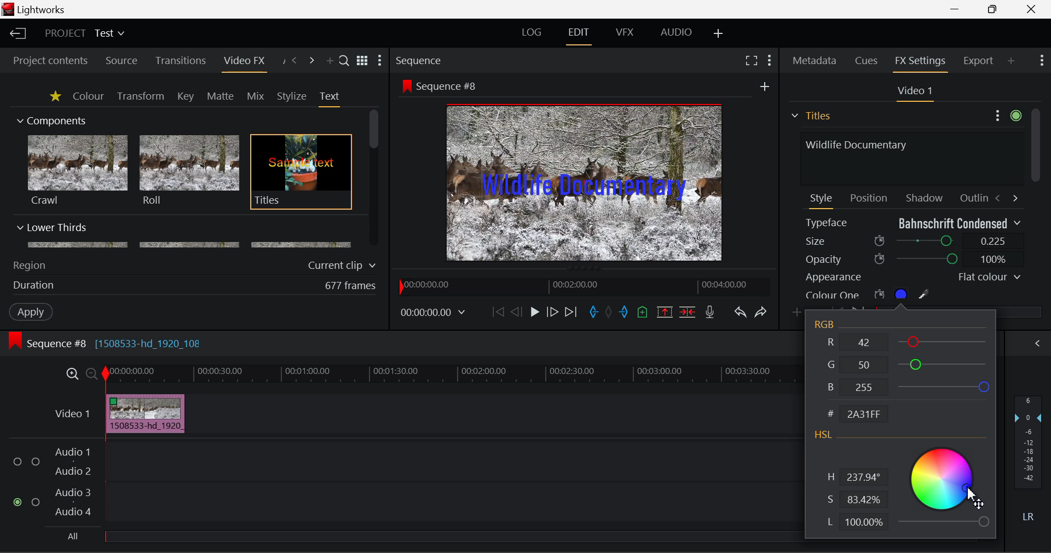 The image size is (1051, 553). What do you see at coordinates (552, 313) in the screenshot?
I see `Go Forward` at bounding box center [552, 313].